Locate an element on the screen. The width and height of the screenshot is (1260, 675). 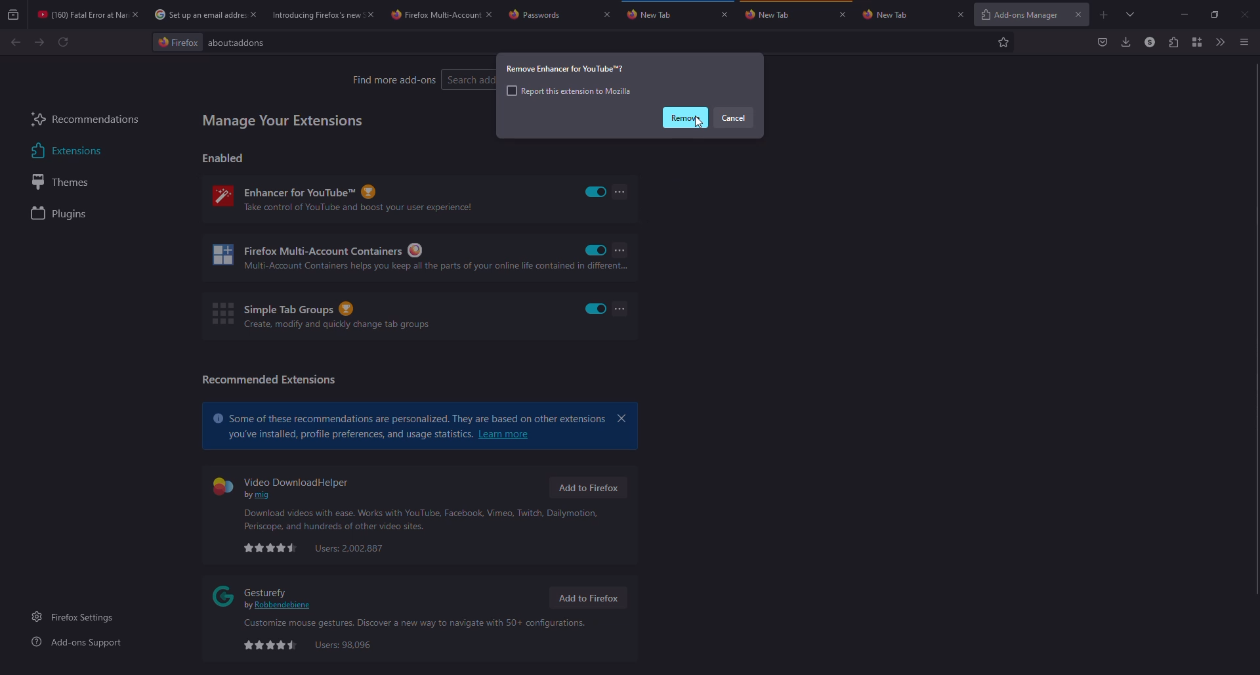
downloads is located at coordinates (1125, 41).